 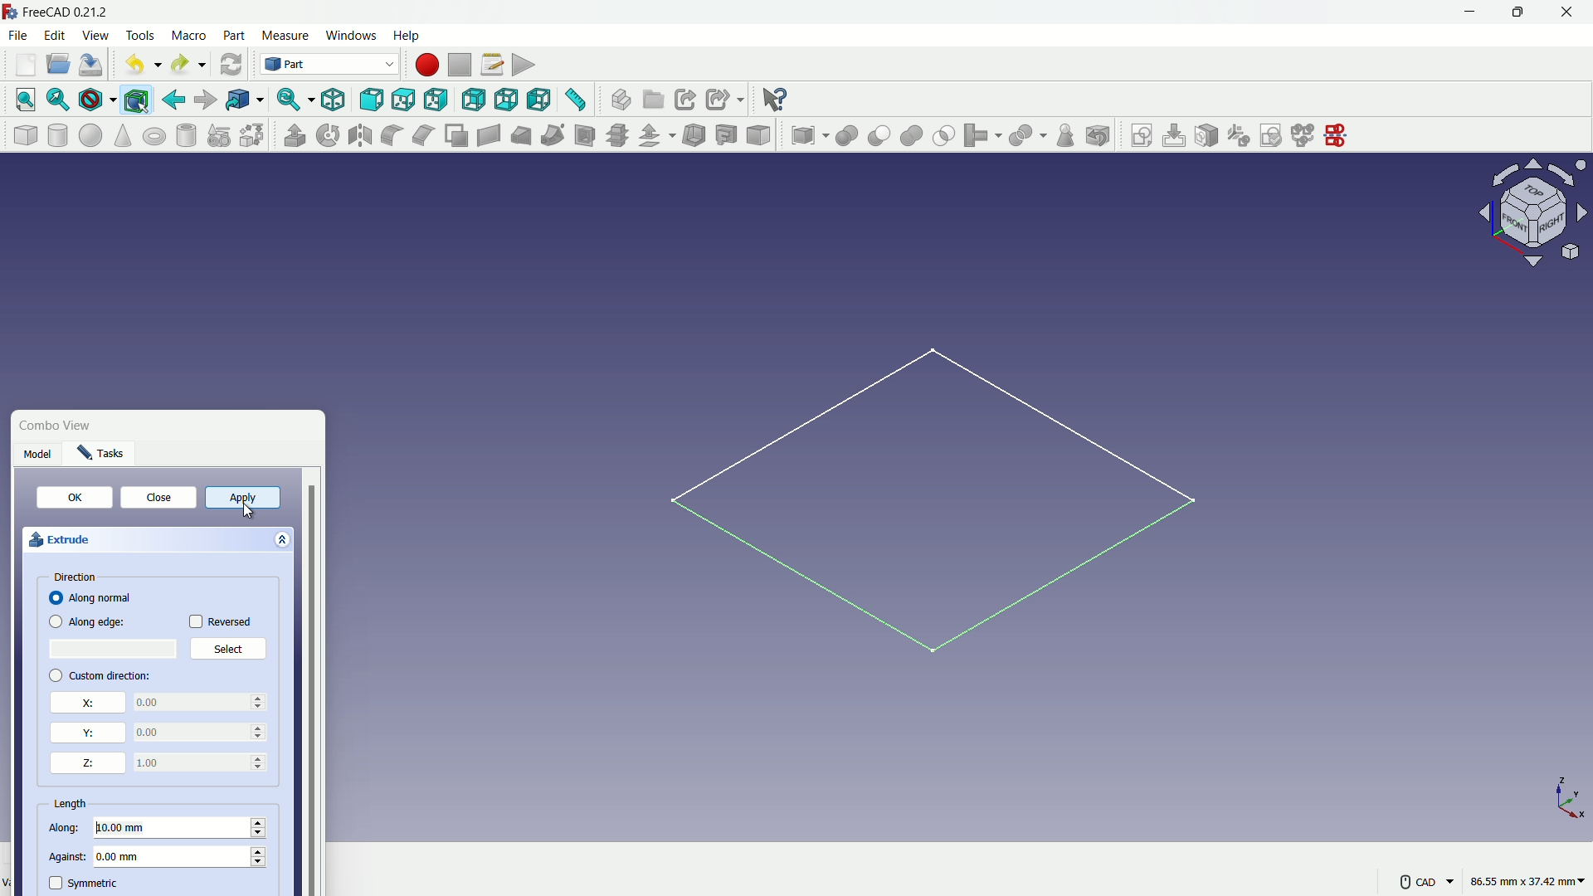 What do you see at coordinates (879, 135) in the screenshot?
I see `cut` at bounding box center [879, 135].